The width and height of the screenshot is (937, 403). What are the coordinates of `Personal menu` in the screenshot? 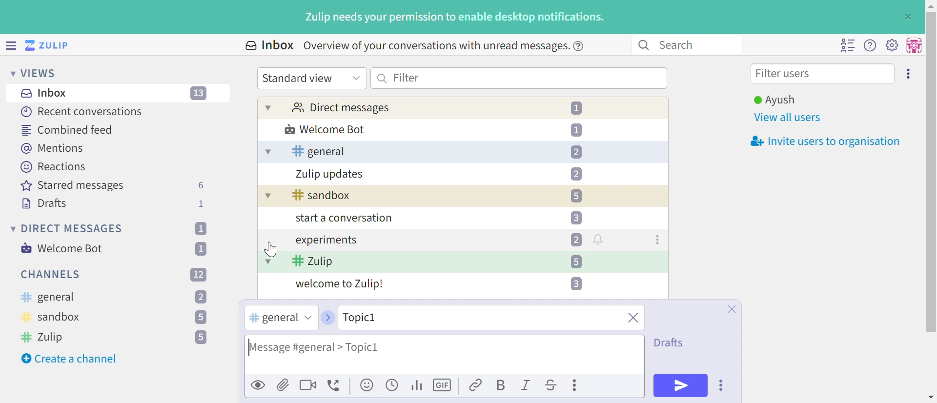 It's located at (913, 45).